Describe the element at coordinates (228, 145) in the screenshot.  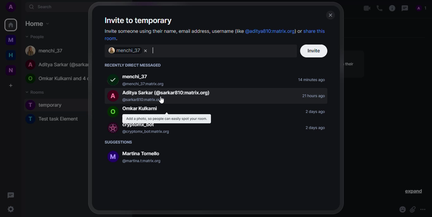
I see `info` at that location.